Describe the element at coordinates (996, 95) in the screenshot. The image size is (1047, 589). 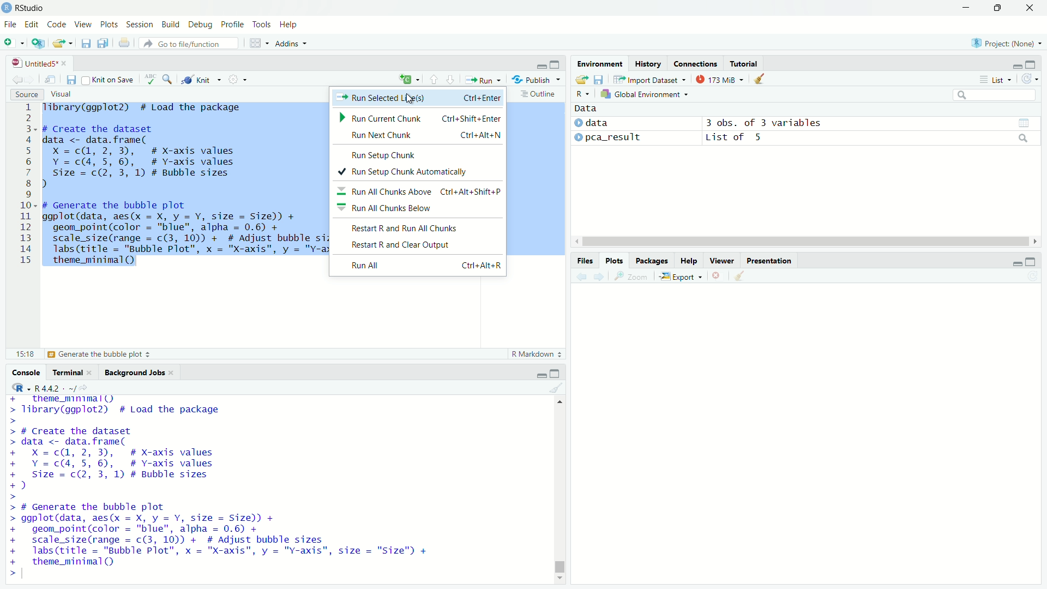
I see `search` at that location.